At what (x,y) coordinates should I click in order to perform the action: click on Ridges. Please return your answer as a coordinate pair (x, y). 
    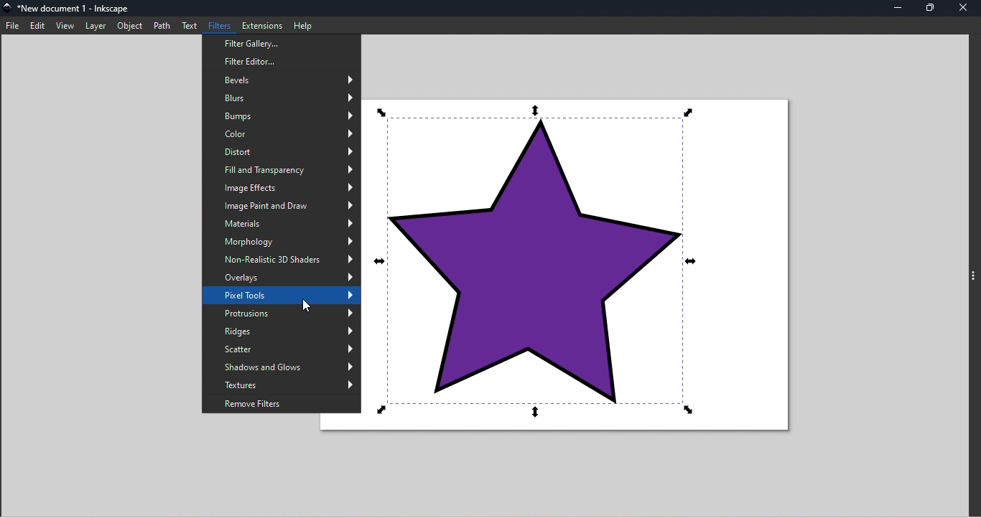
    Looking at the image, I should click on (279, 331).